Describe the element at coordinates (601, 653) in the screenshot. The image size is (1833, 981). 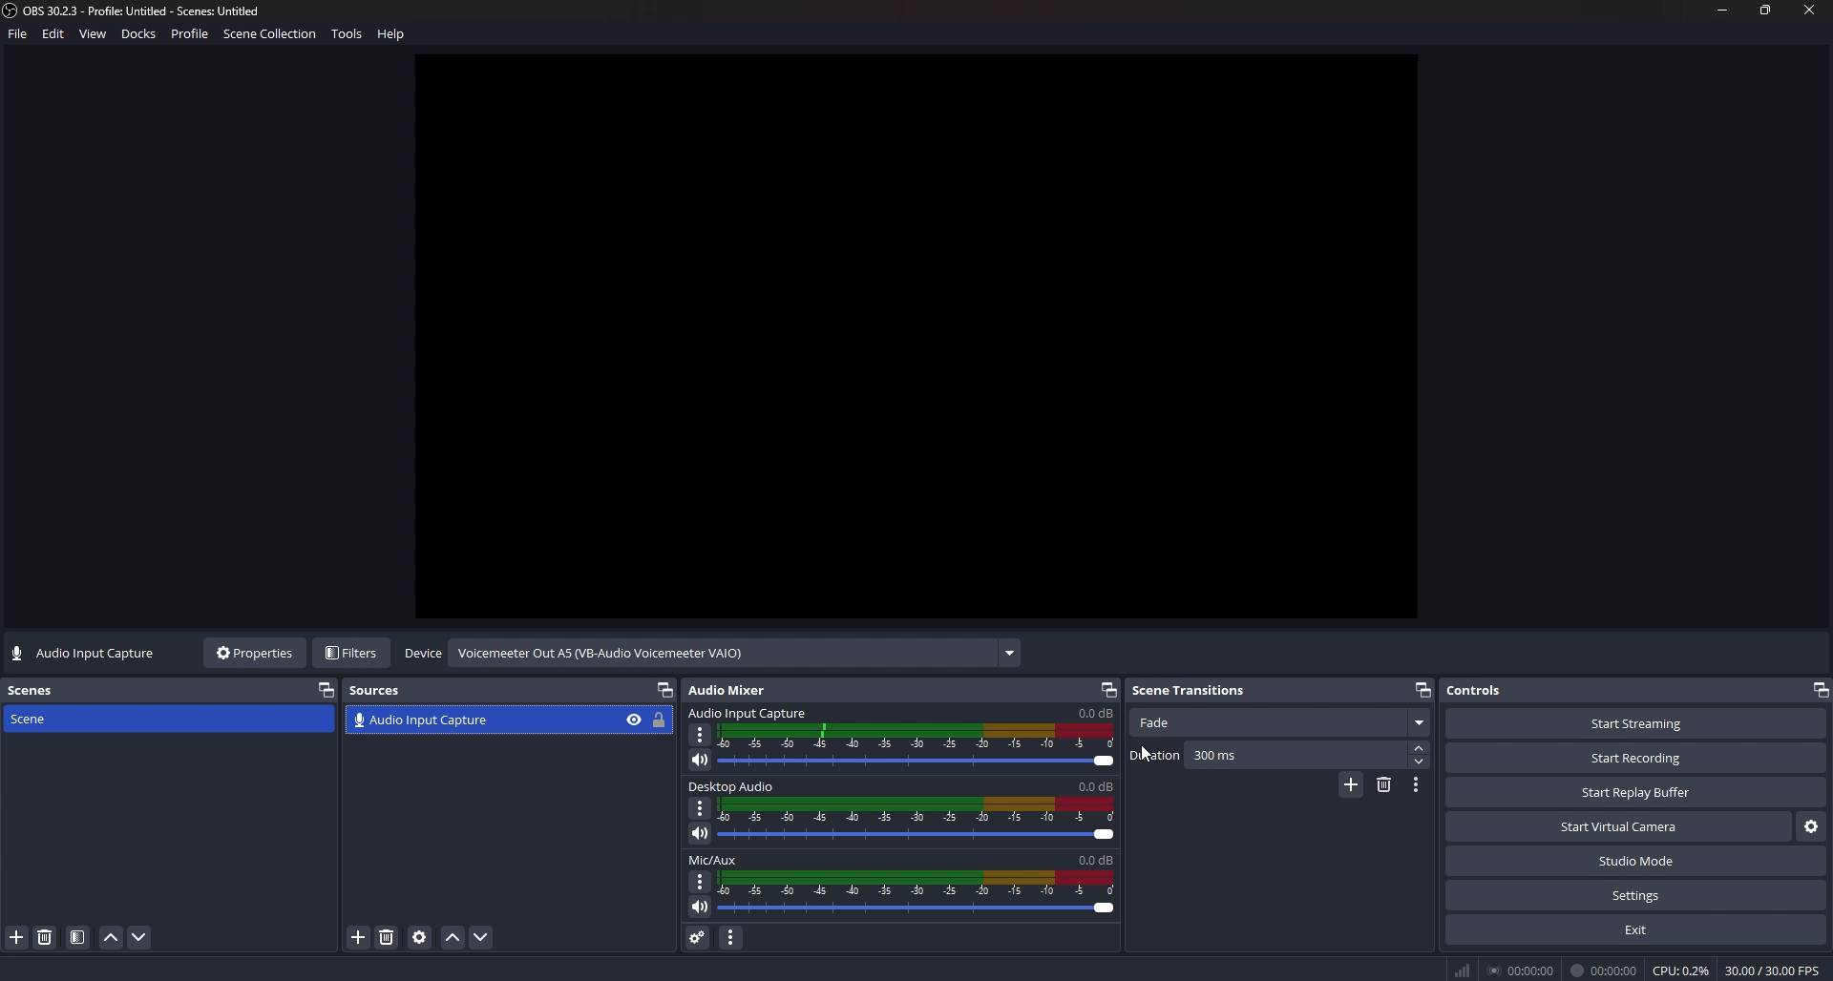
I see `` at that location.